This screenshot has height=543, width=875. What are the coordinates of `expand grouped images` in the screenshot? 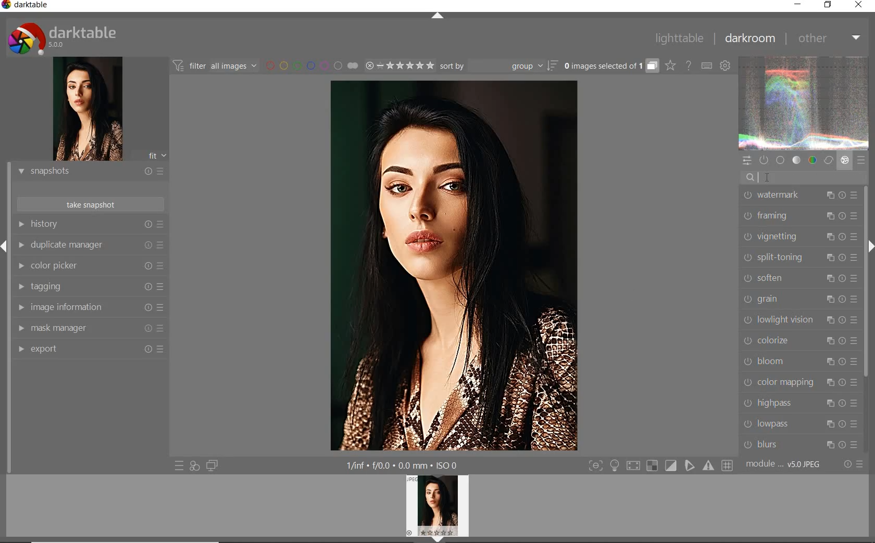 It's located at (610, 67).